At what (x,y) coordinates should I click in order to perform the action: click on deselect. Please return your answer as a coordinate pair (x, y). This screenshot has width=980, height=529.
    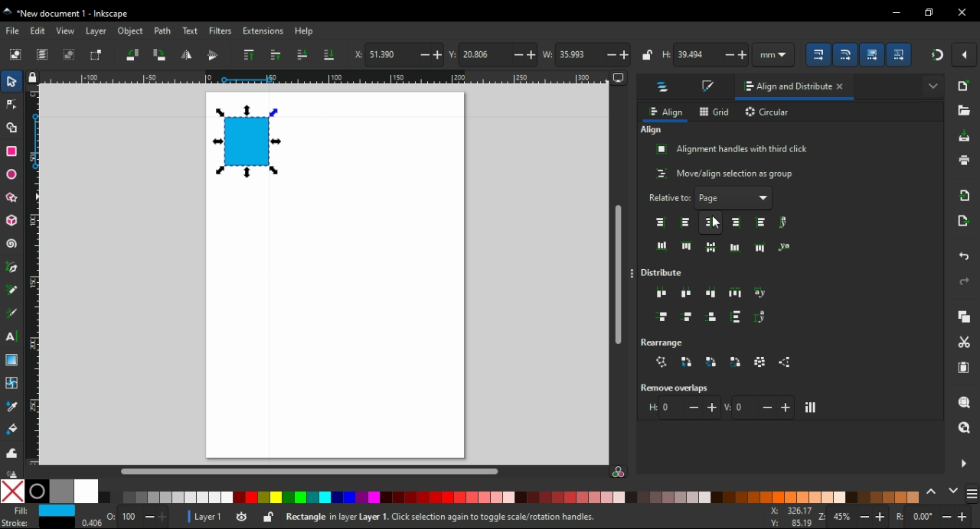
    Looking at the image, I should click on (71, 54).